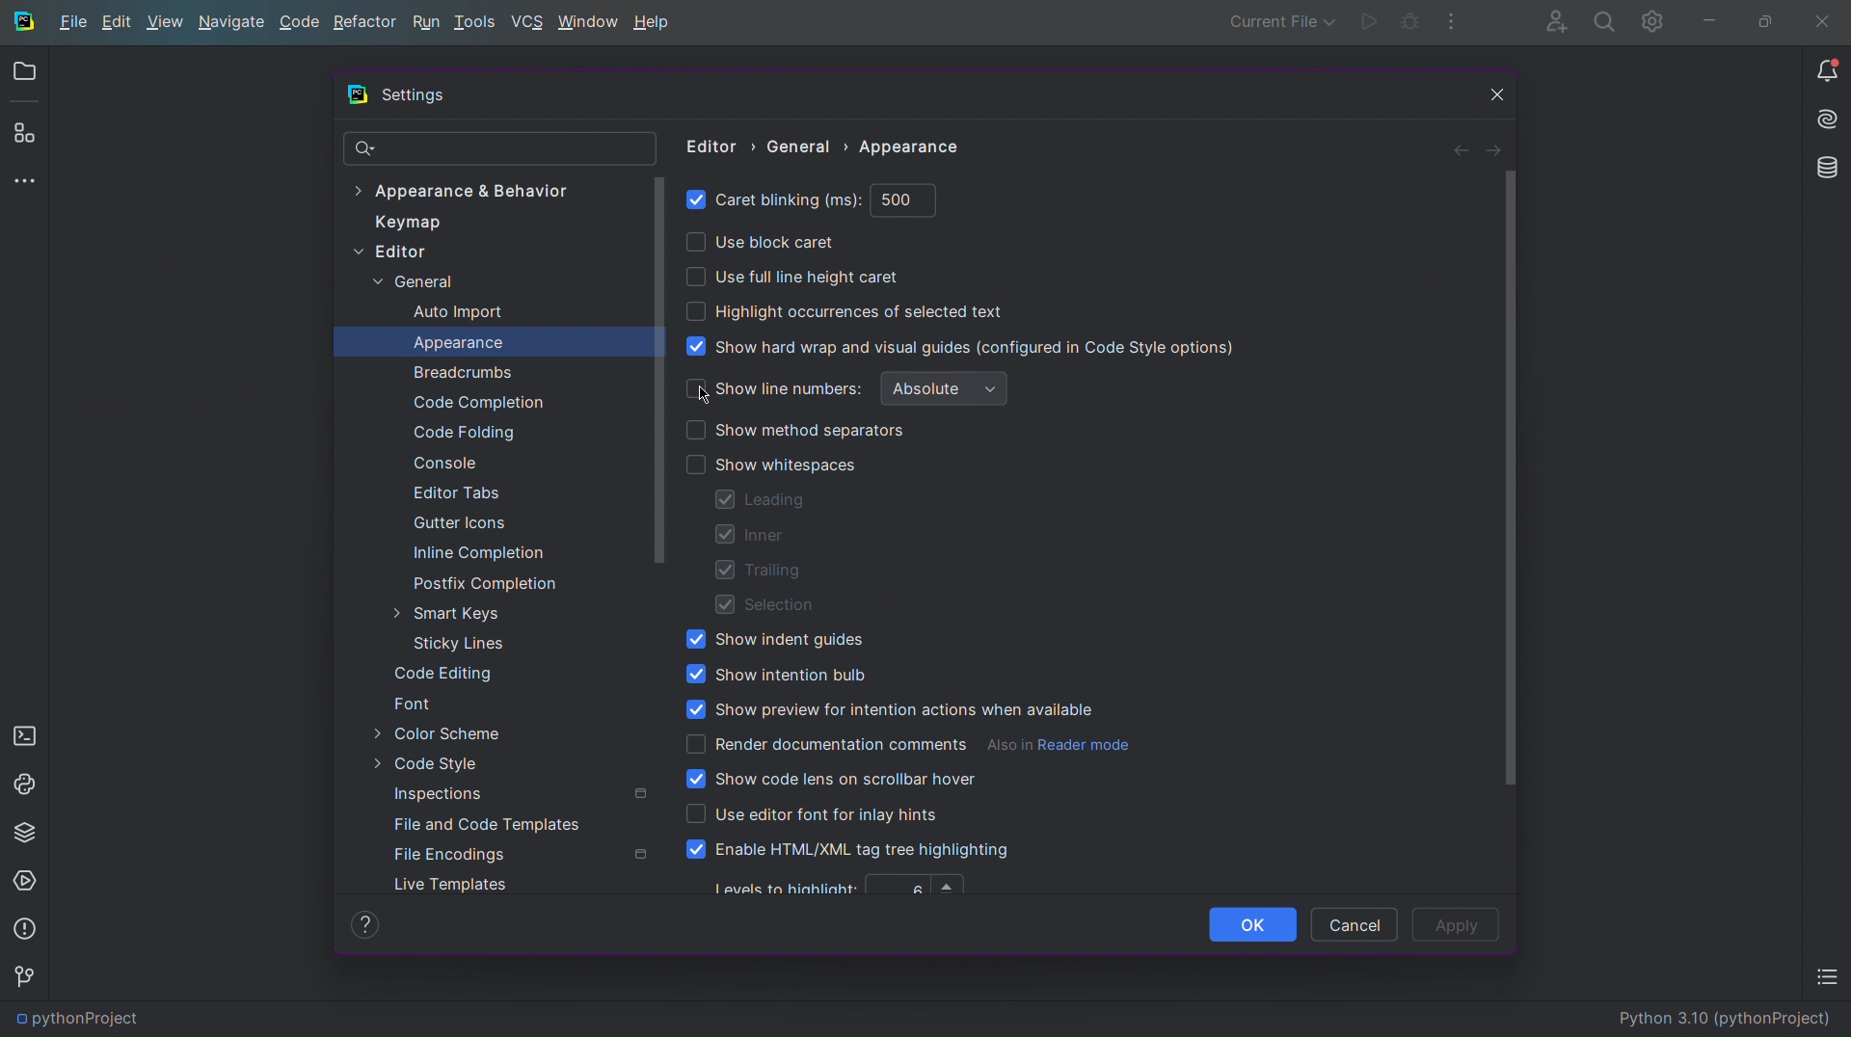 This screenshot has width=1851, height=1037. I want to click on Absolute, so click(945, 389).